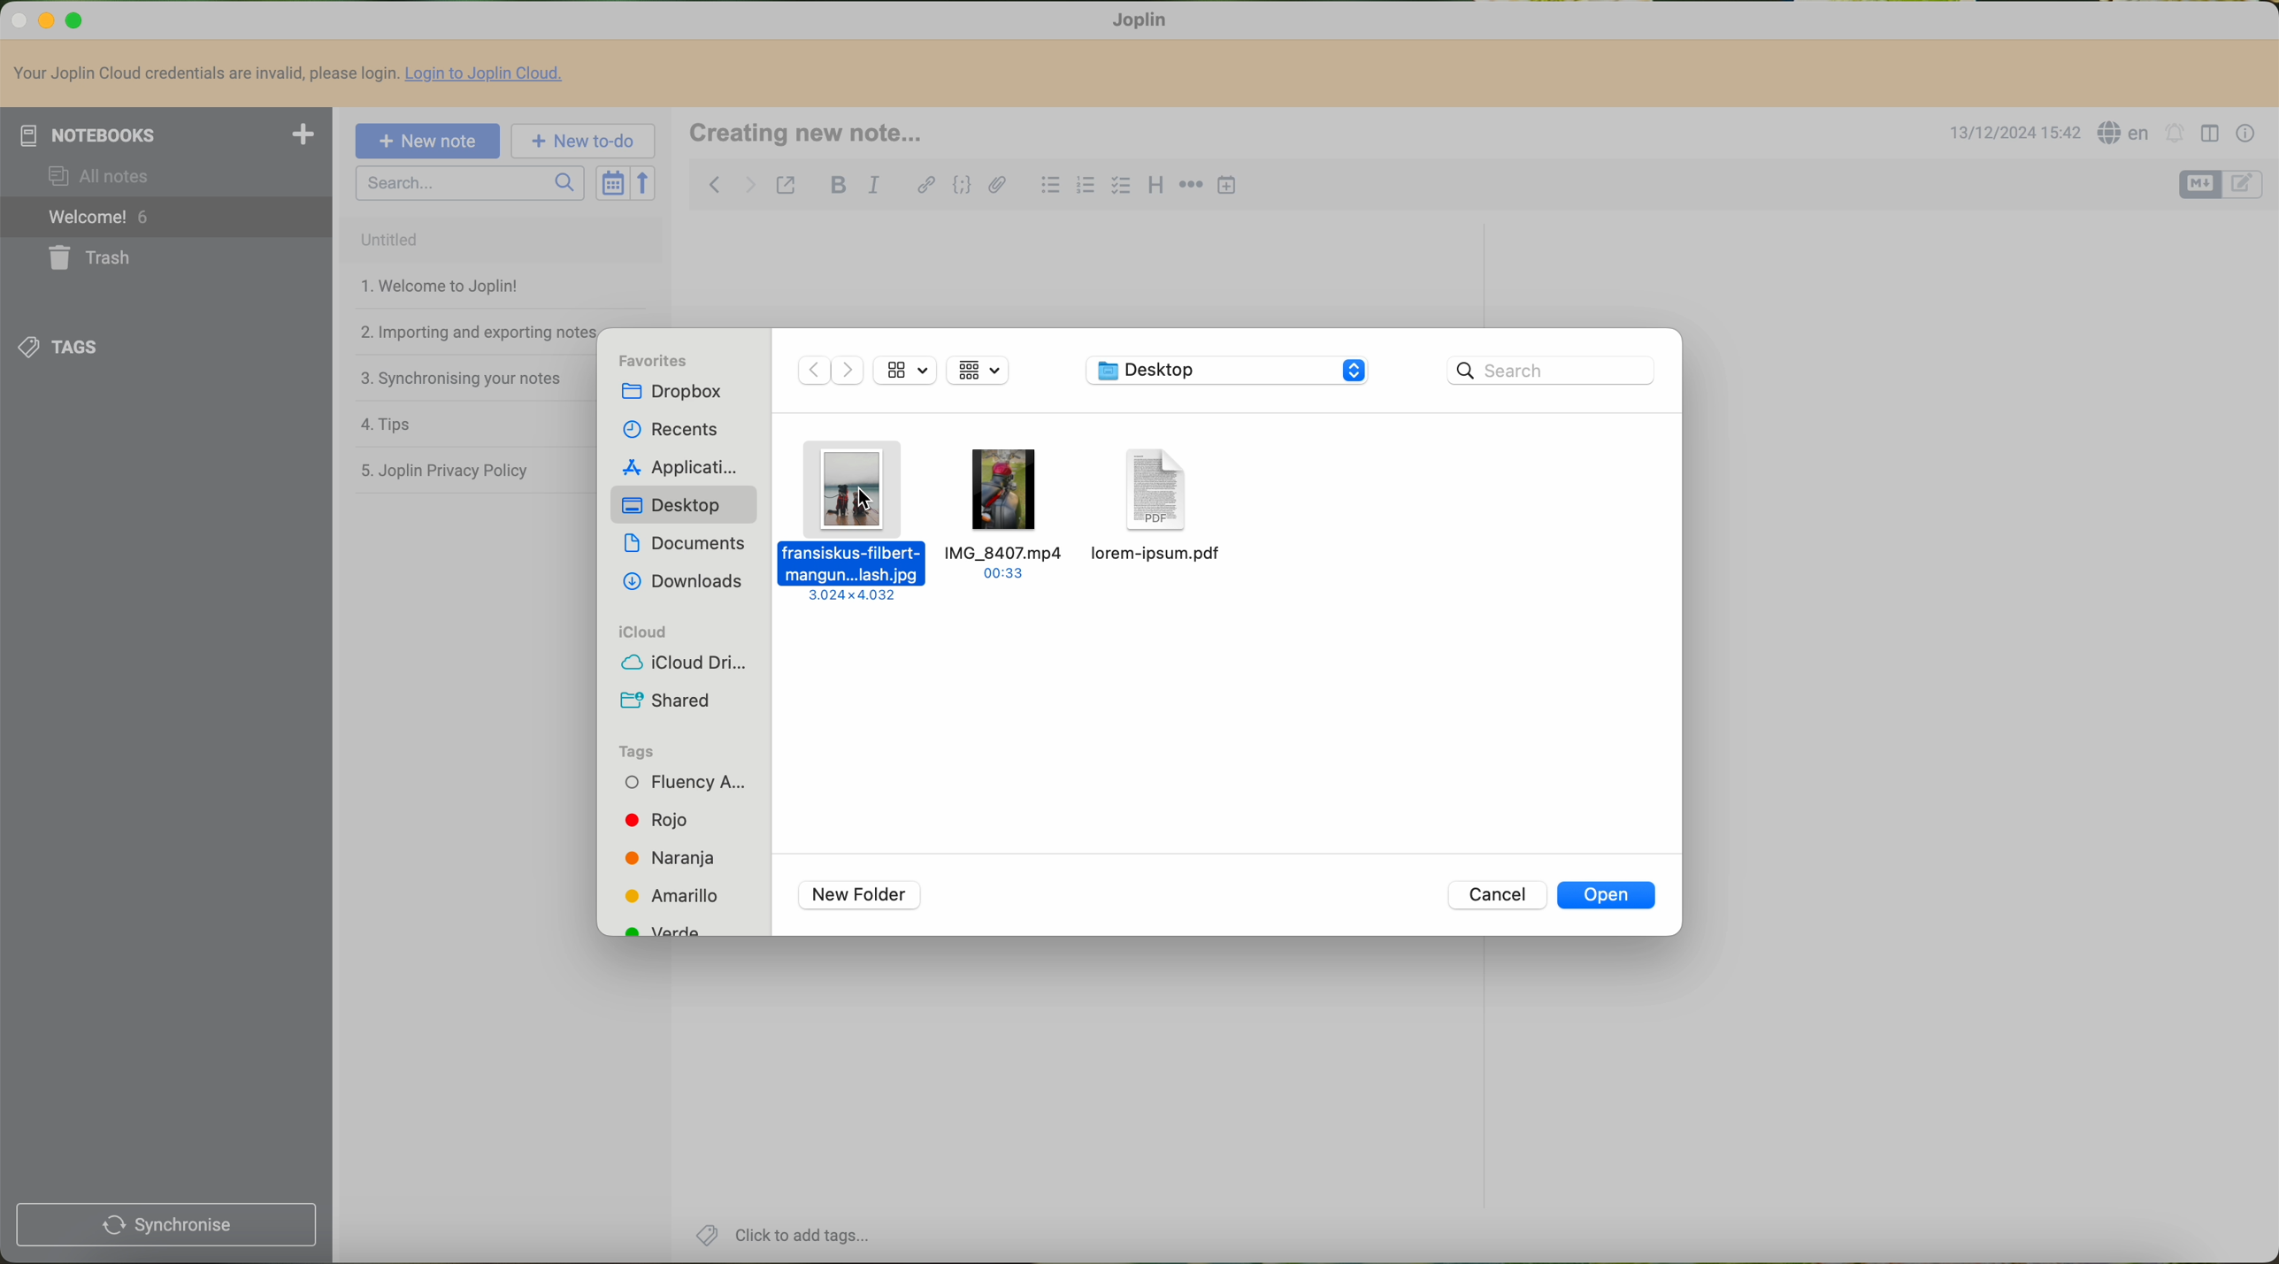 Image resolution: width=2279 pixels, height=1264 pixels. What do you see at coordinates (477, 331) in the screenshot?
I see `importing and exporting notes` at bounding box center [477, 331].